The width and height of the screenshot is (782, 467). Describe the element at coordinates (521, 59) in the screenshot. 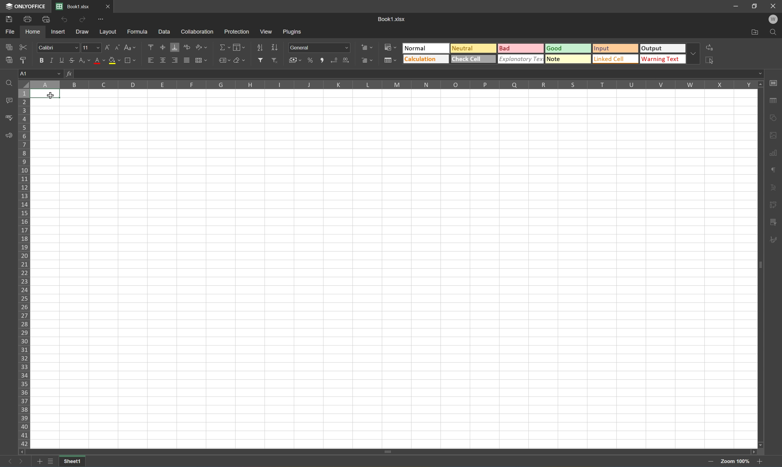

I see `Explanatory text` at that location.